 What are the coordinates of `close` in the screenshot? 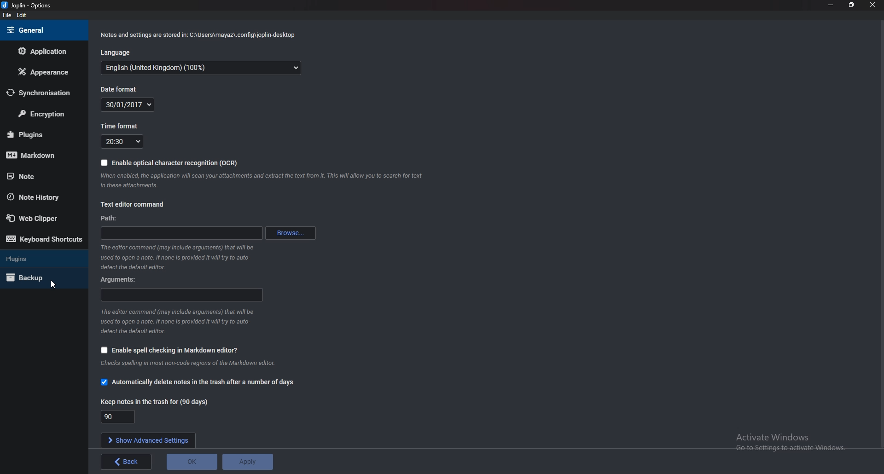 It's located at (872, 5).